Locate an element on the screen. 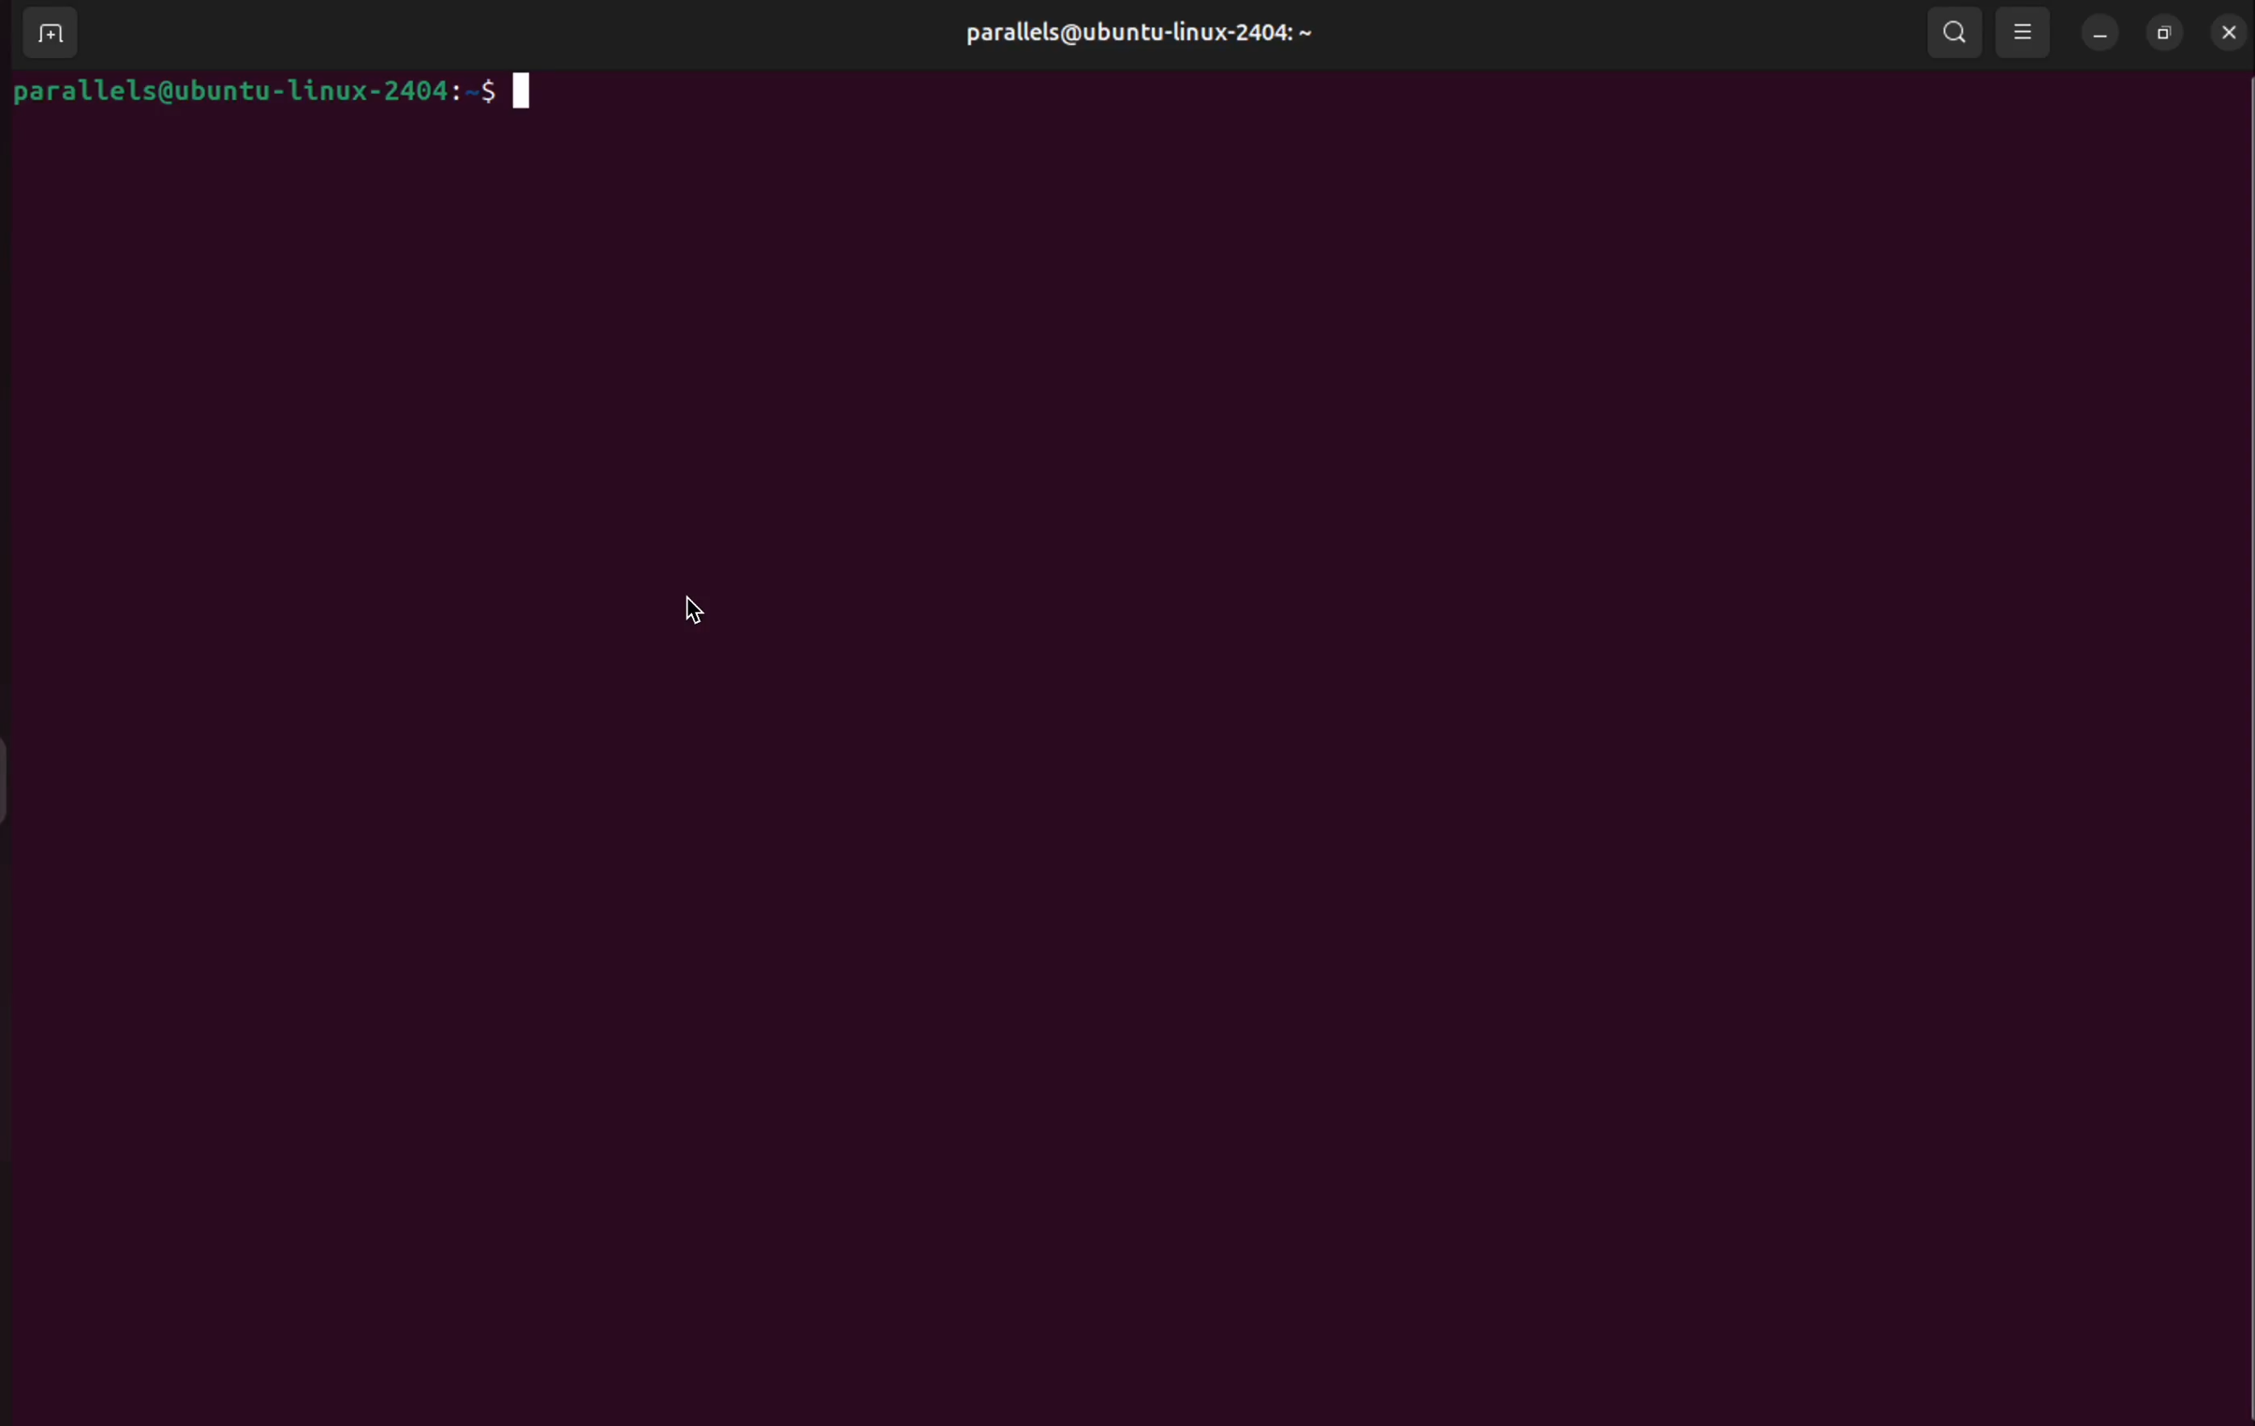 The height and width of the screenshot is (1426, 2255). minimum is located at coordinates (2096, 37).